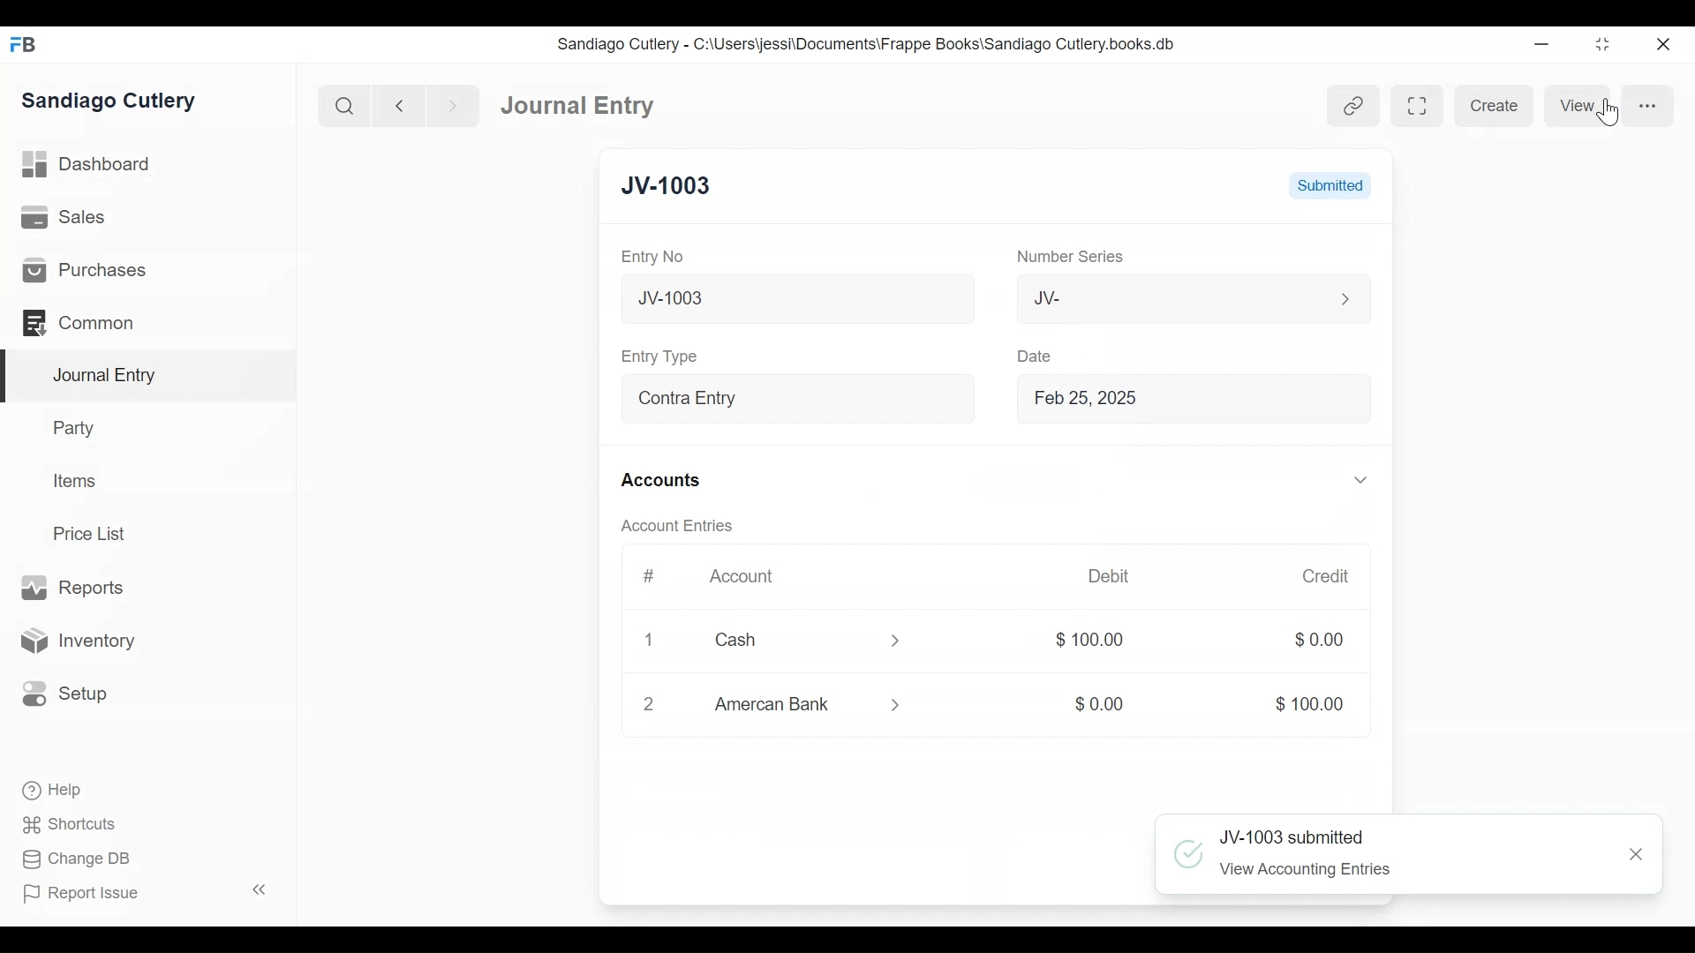 The width and height of the screenshot is (1695, 953). Describe the element at coordinates (1661, 45) in the screenshot. I see `Close` at that location.